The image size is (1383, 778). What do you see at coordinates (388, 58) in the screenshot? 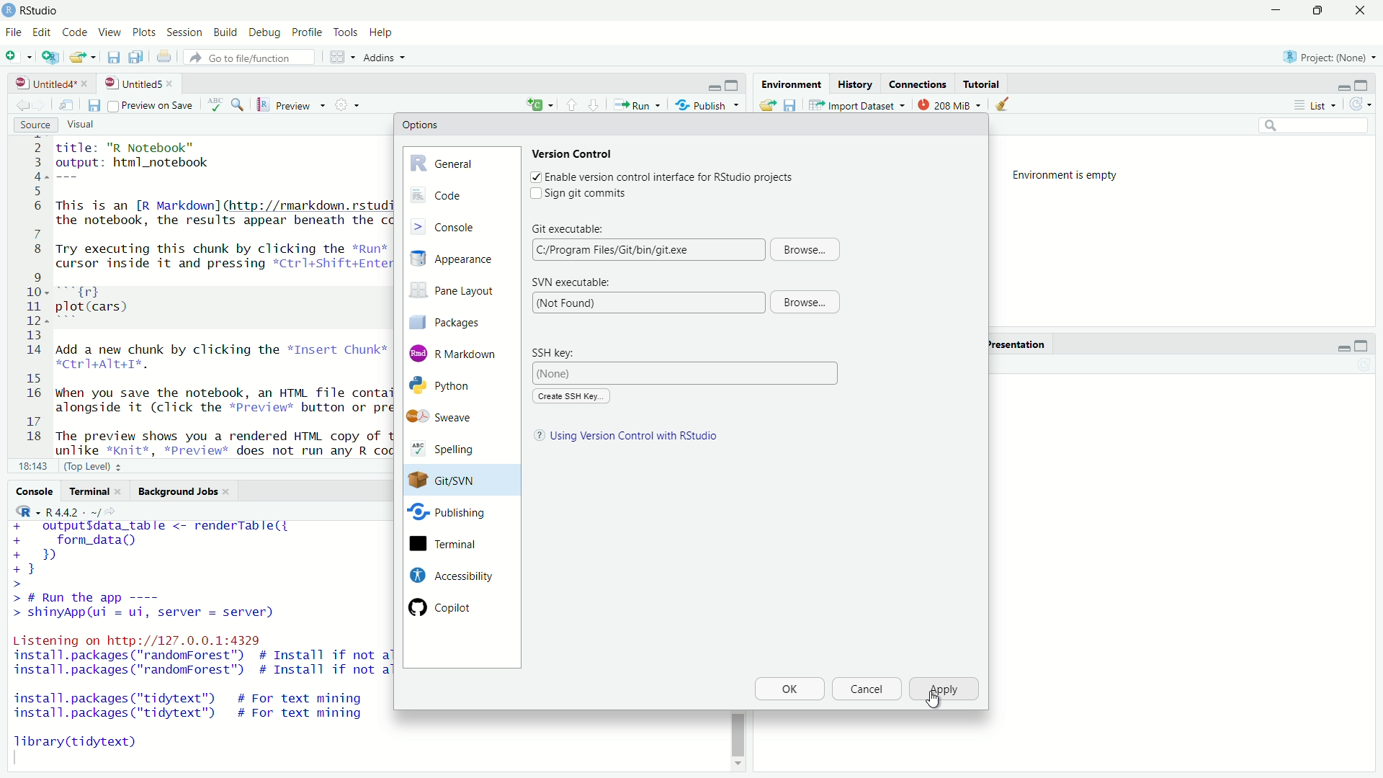
I see `Addins` at bounding box center [388, 58].